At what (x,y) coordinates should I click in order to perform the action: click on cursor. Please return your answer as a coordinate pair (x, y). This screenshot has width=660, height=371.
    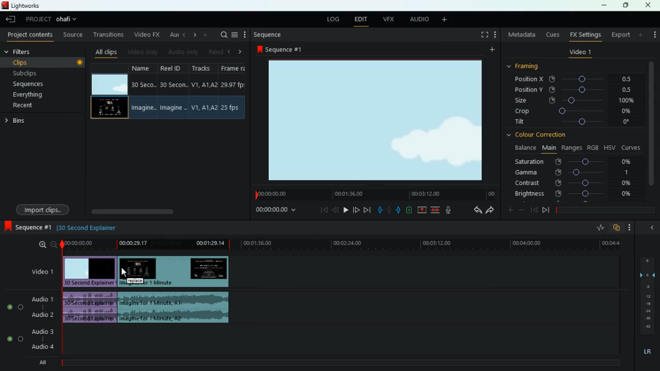
    Looking at the image, I should click on (124, 272).